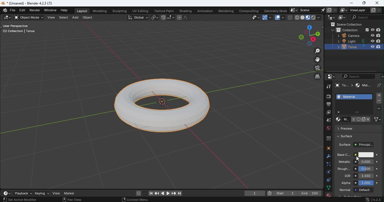 The height and width of the screenshot is (202, 384). I want to click on Snap, so click(163, 17).